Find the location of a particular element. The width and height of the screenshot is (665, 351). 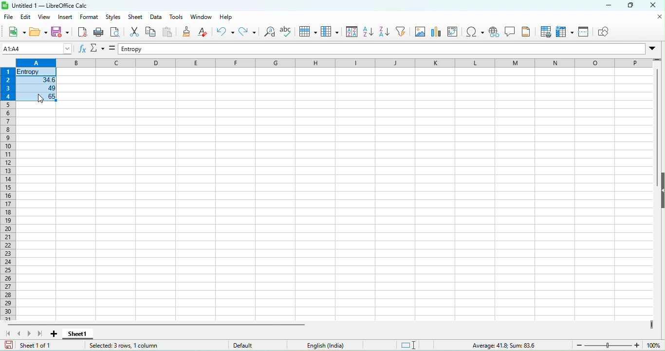

scroll to last sheet is located at coordinates (41, 333).